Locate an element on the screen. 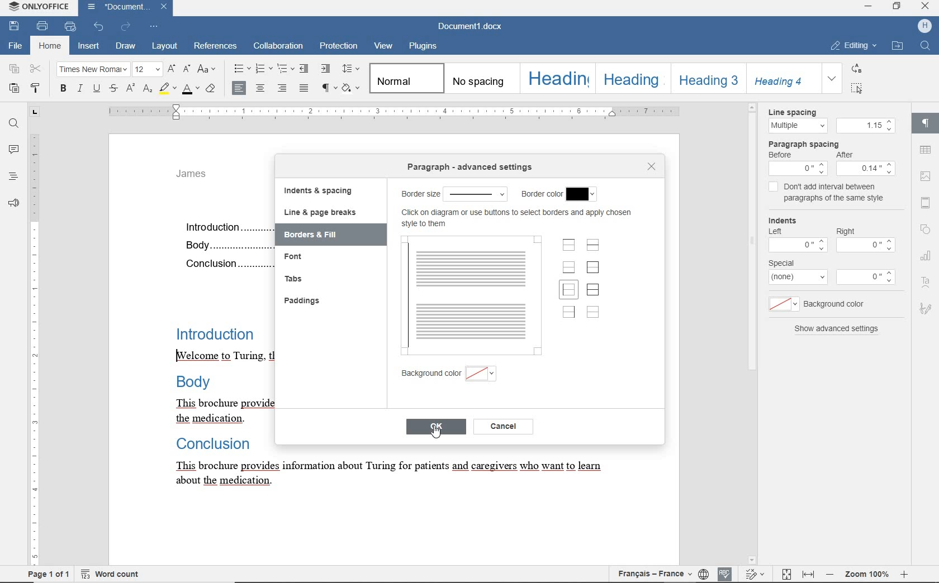 This screenshot has height=583, width=939. chart is located at coordinates (926, 257).